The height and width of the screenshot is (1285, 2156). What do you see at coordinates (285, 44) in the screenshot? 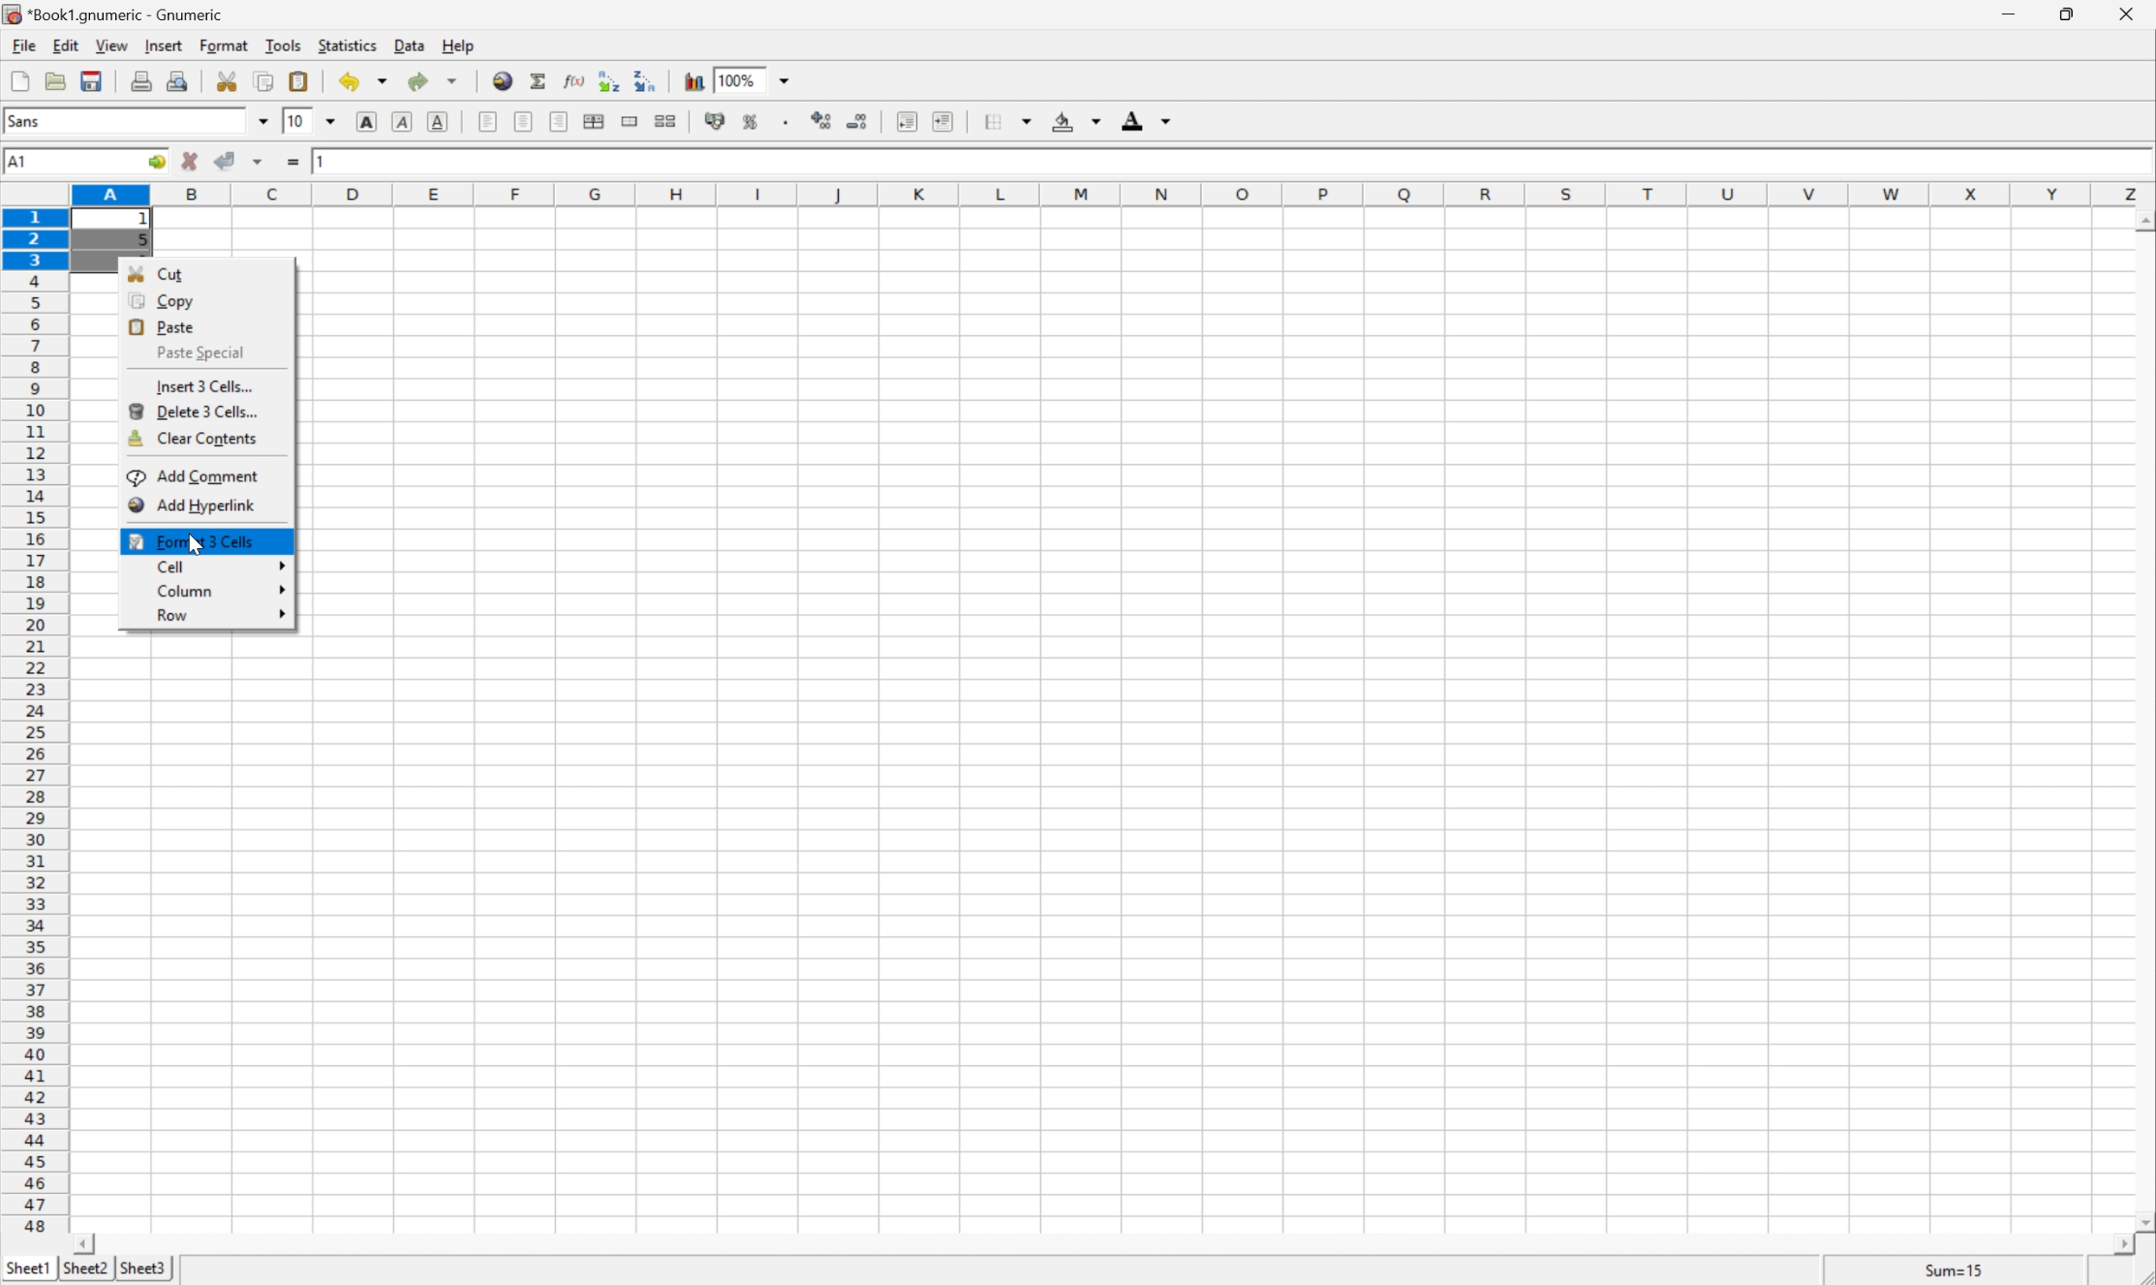
I see `tools` at bounding box center [285, 44].